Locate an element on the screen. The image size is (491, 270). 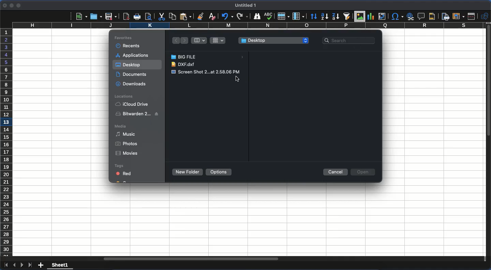
split window is located at coordinates (472, 17).